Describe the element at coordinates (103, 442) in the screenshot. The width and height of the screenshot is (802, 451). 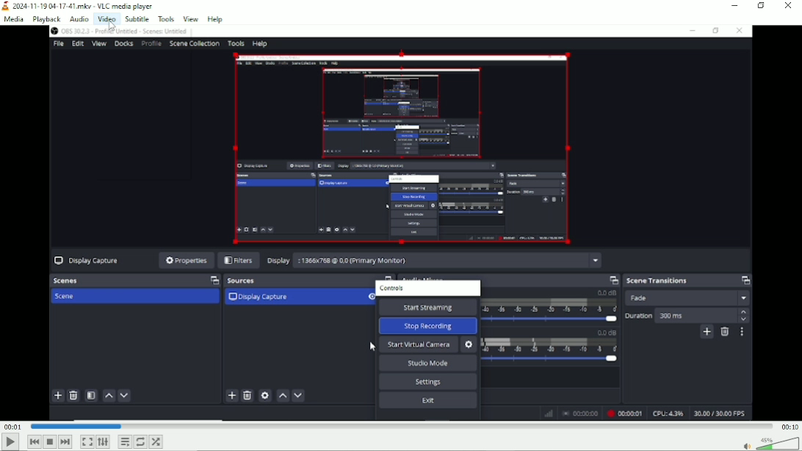
I see `Show extended settings` at that location.